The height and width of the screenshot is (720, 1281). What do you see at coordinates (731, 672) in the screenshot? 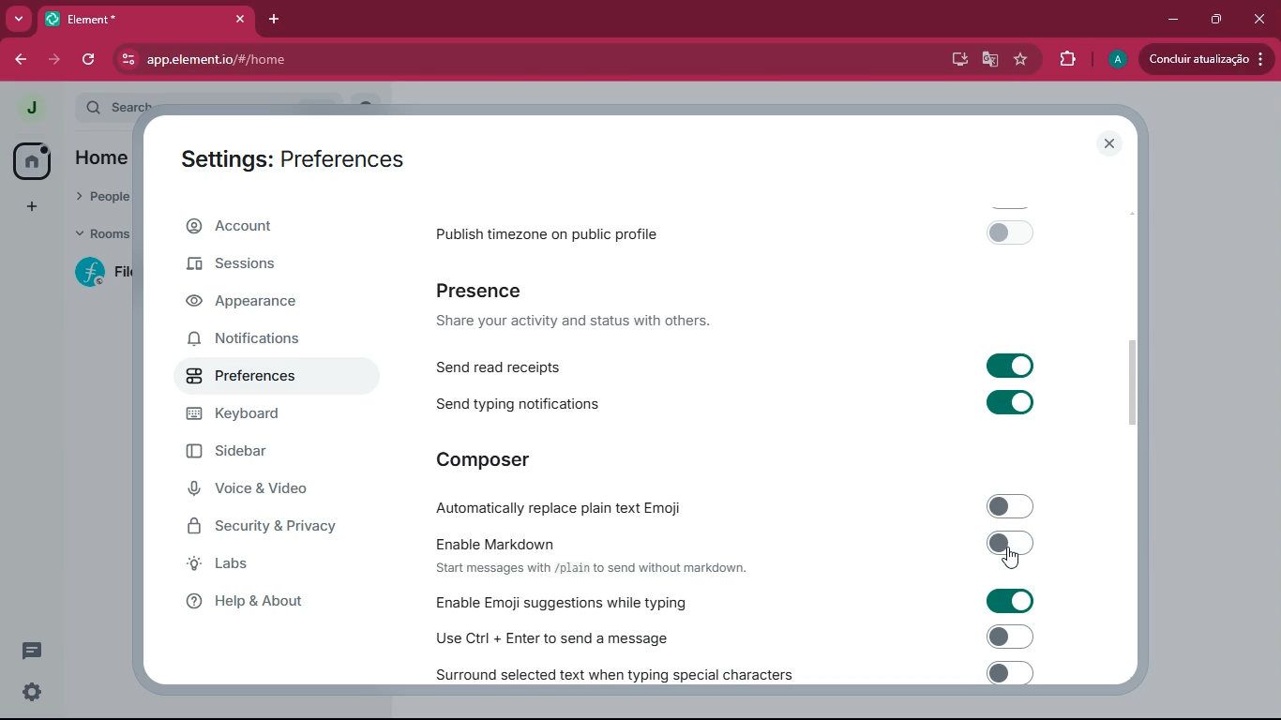
I see `surrond selected` at bounding box center [731, 672].